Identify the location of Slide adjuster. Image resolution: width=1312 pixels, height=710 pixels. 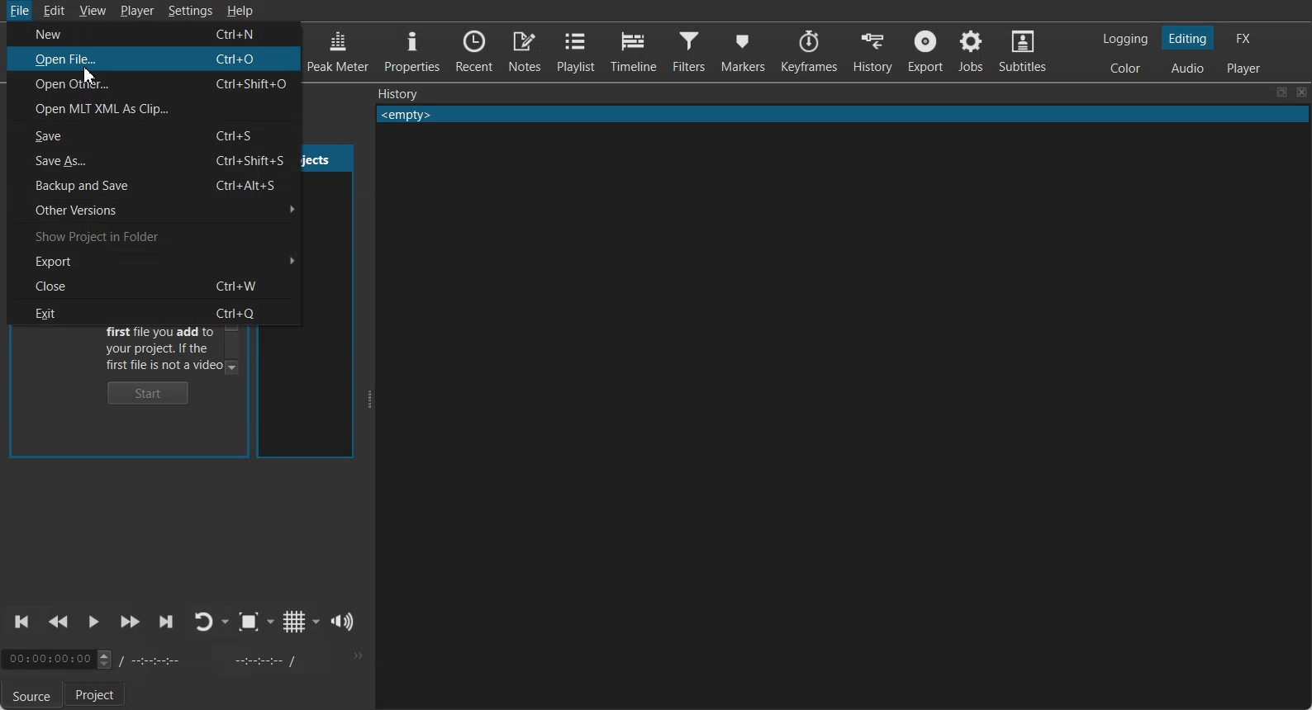
(368, 400).